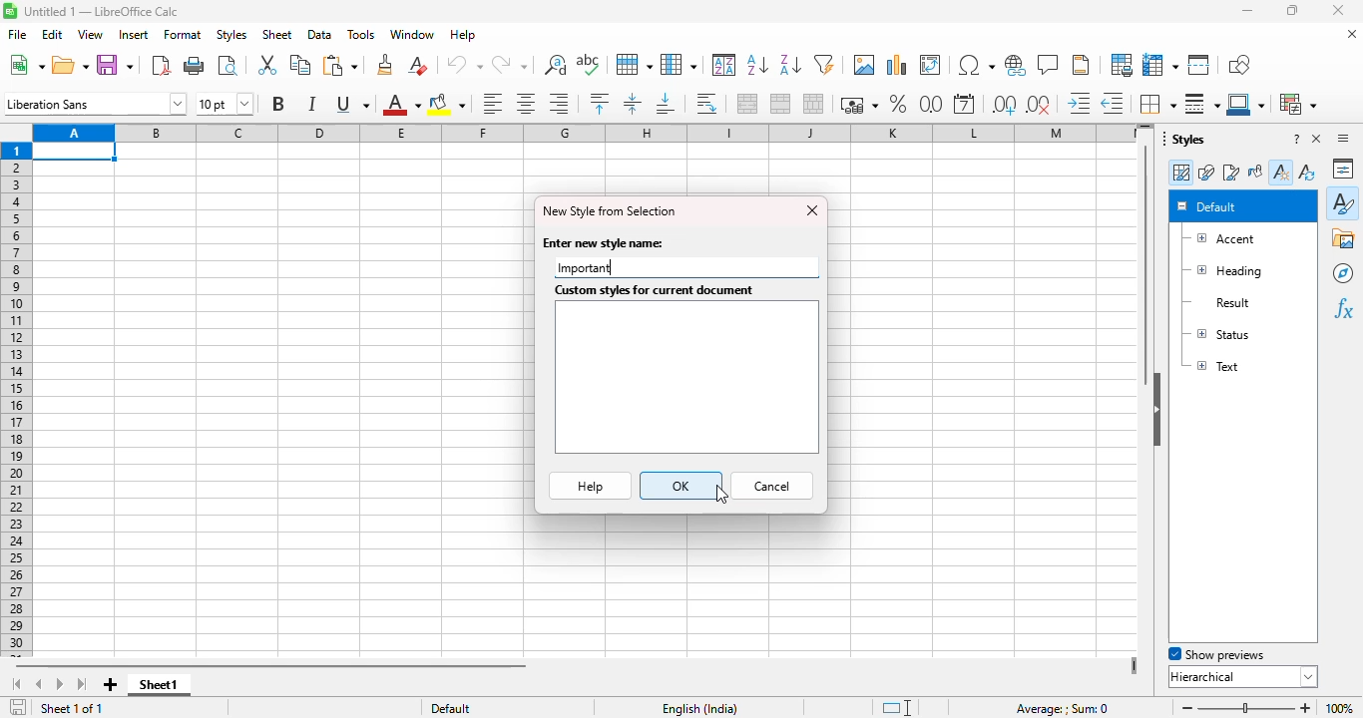 This screenshot has width=1363, height=718. I want to click on vertical scroll bar, so click(1146, 265).